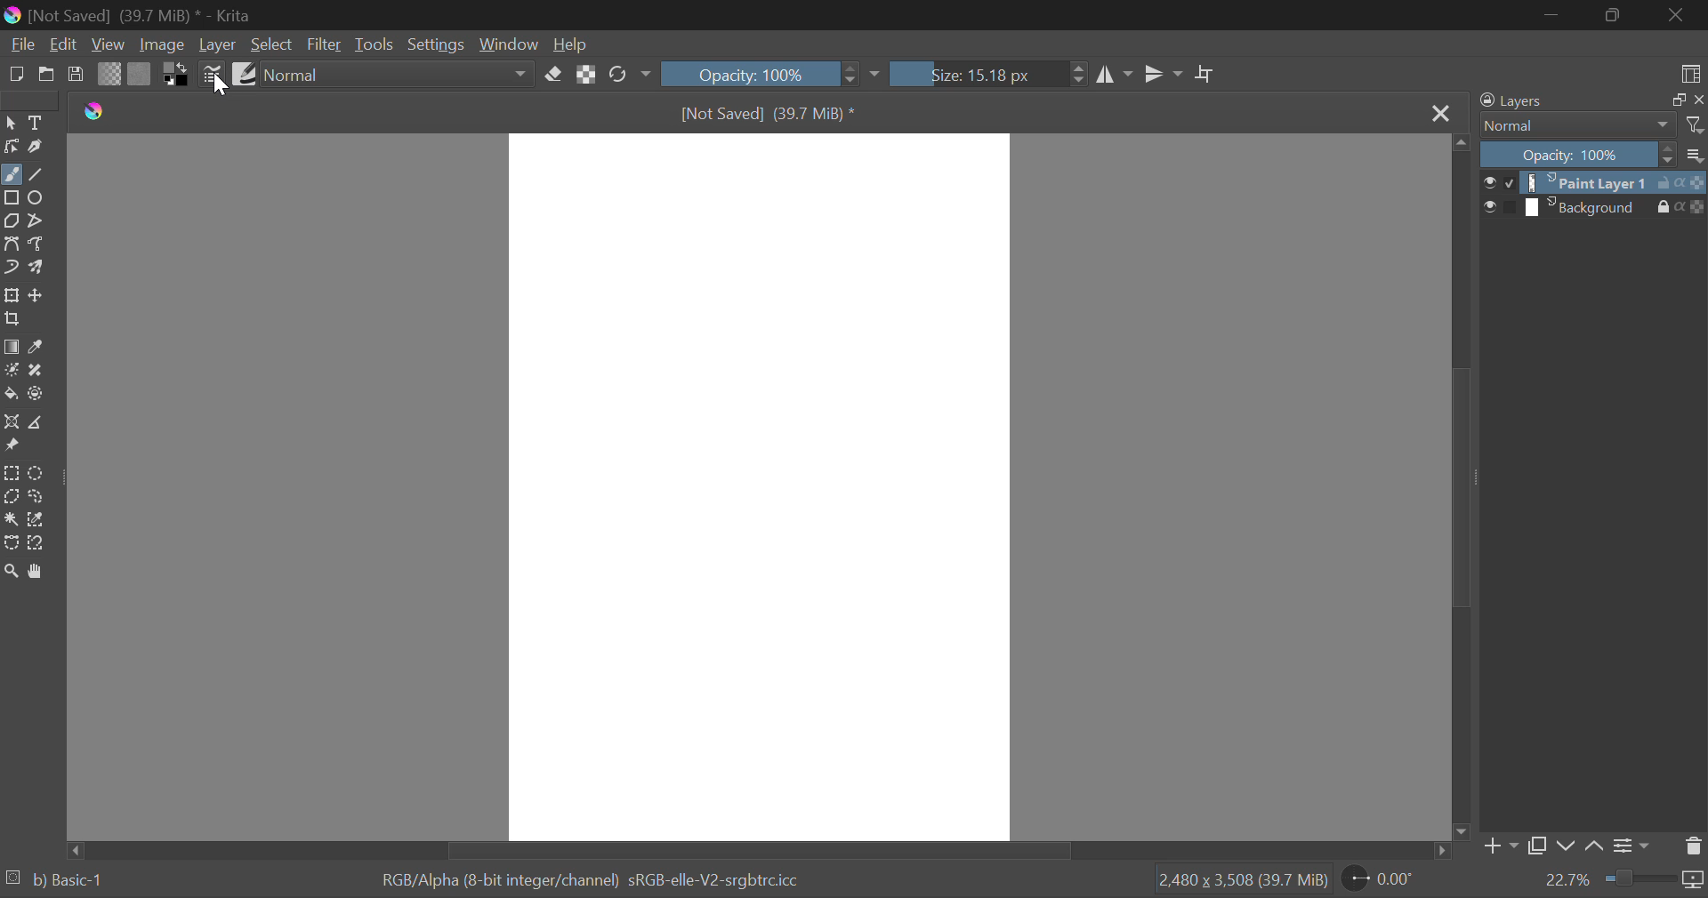  Describe the element at coordinates (141, 74) in the screenshot. I see `Pattern` at that location.